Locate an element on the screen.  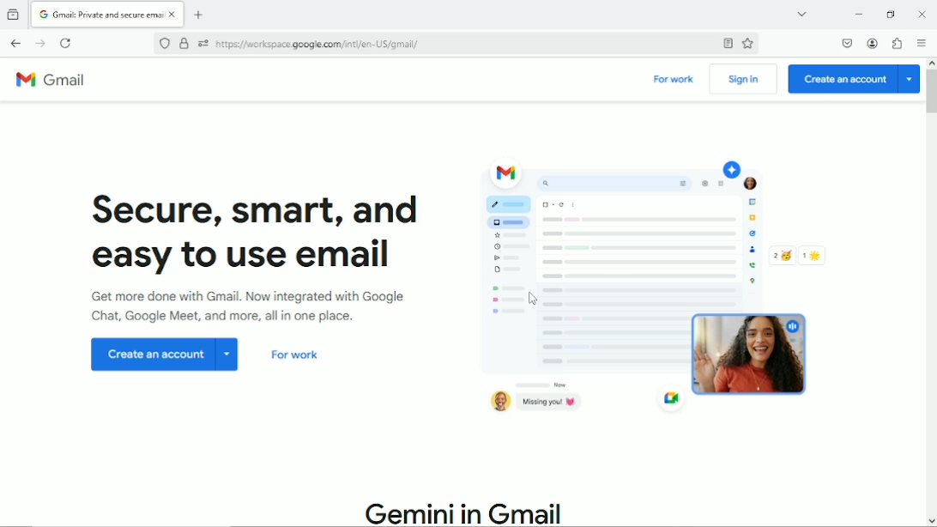
Secure, smart and easy to use email. is located at coordinates (260, 236).